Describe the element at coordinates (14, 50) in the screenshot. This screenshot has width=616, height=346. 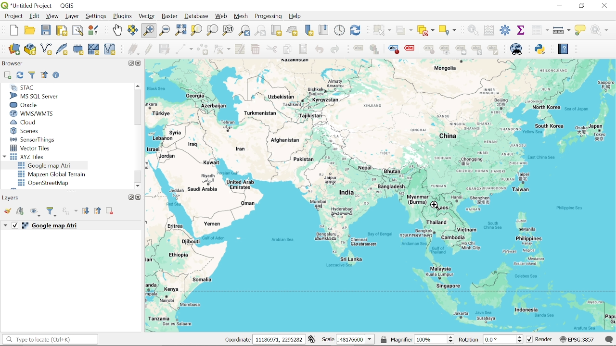
I see `Open data source mang` at that location.